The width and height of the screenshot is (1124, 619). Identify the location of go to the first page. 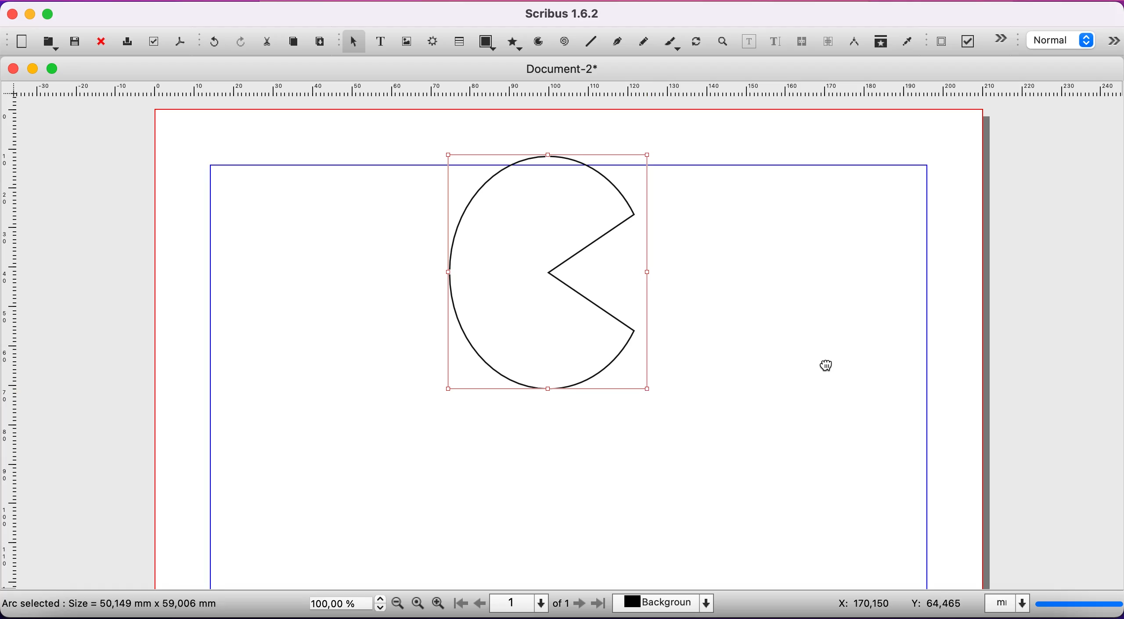
(464, 604).